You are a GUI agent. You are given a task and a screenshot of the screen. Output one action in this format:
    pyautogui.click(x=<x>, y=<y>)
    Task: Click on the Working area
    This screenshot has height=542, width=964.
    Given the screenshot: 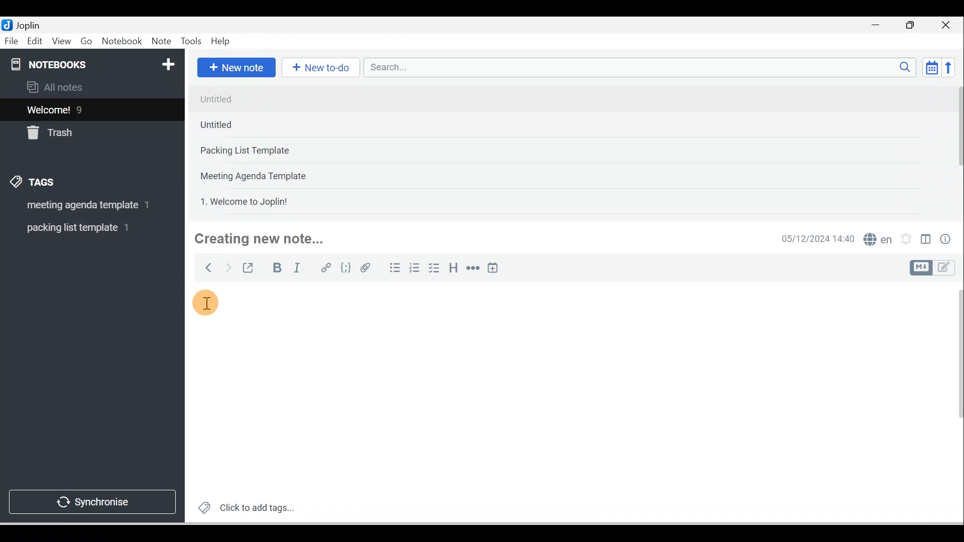 What is the action you would take?
    pyautogui.click(x=558, y=385)
    